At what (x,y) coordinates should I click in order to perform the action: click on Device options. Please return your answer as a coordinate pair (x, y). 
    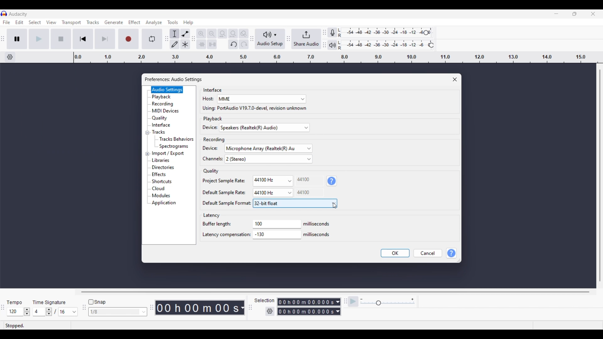
    Looking at the image, I should click on (264, 128).